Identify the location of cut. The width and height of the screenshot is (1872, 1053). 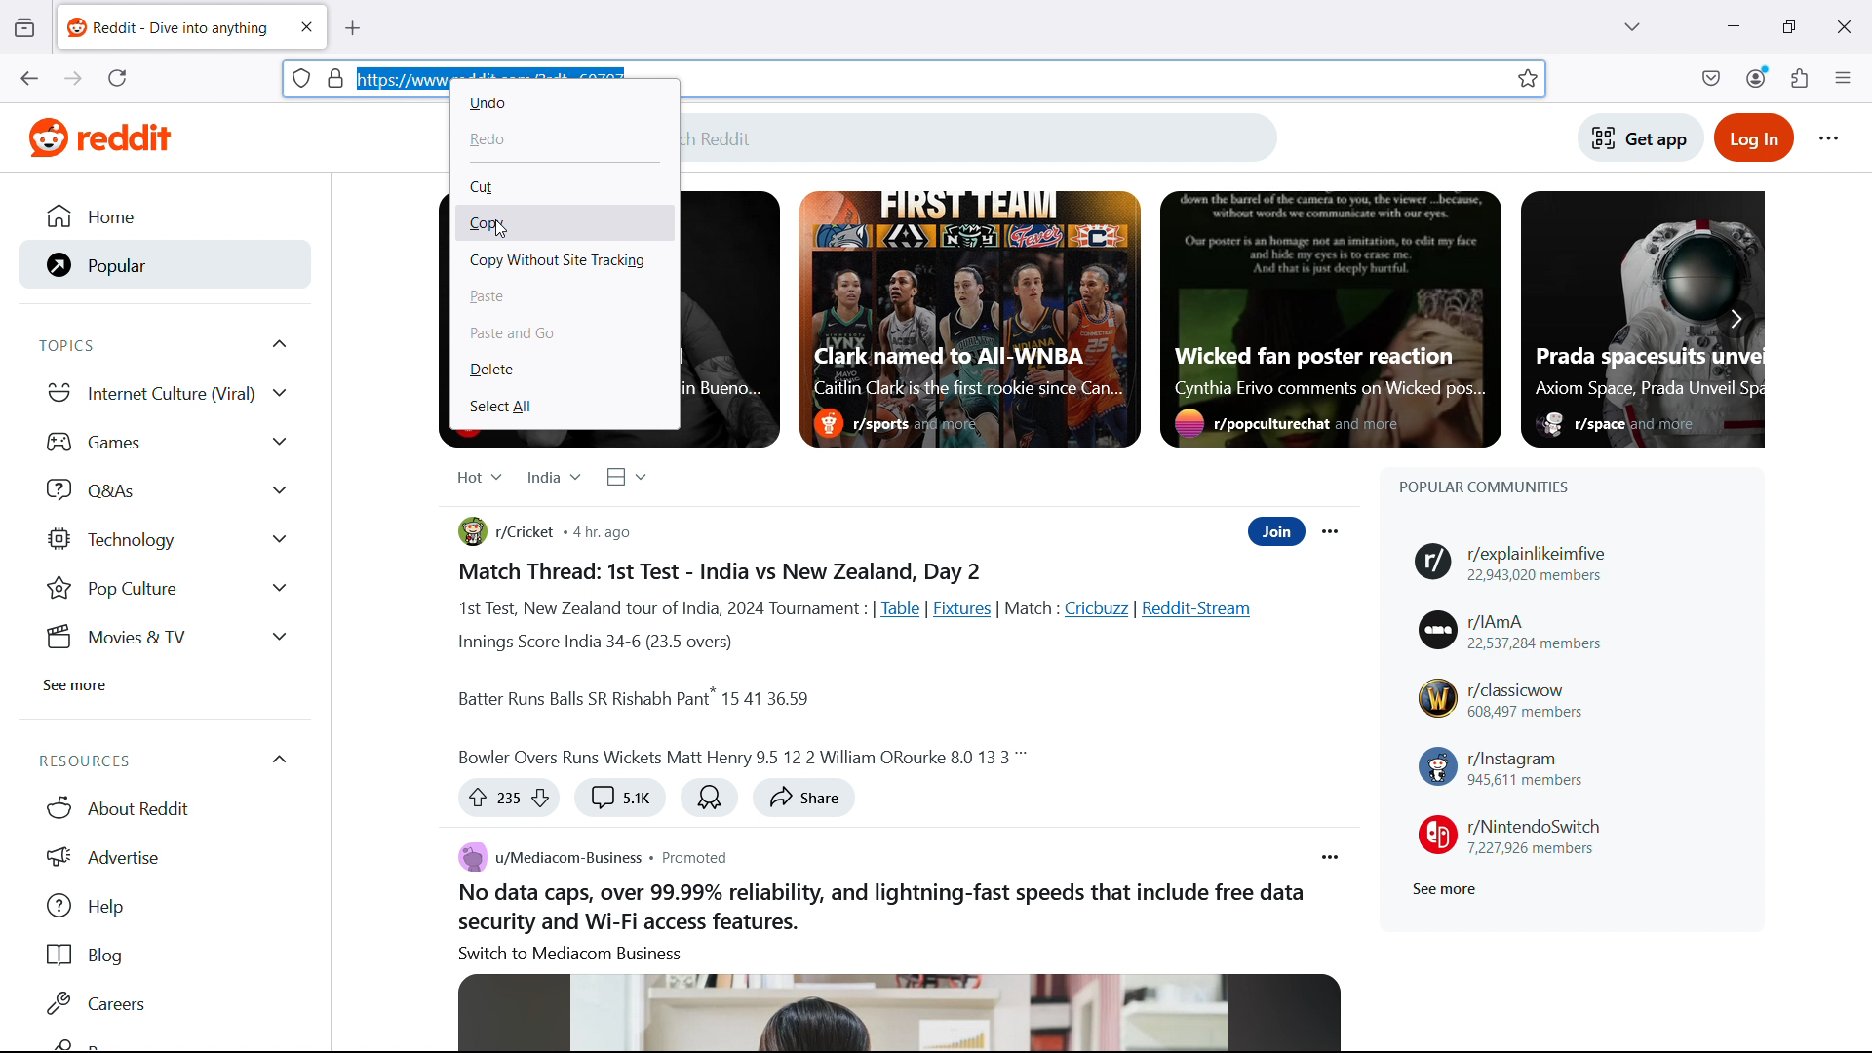
(565, 184).